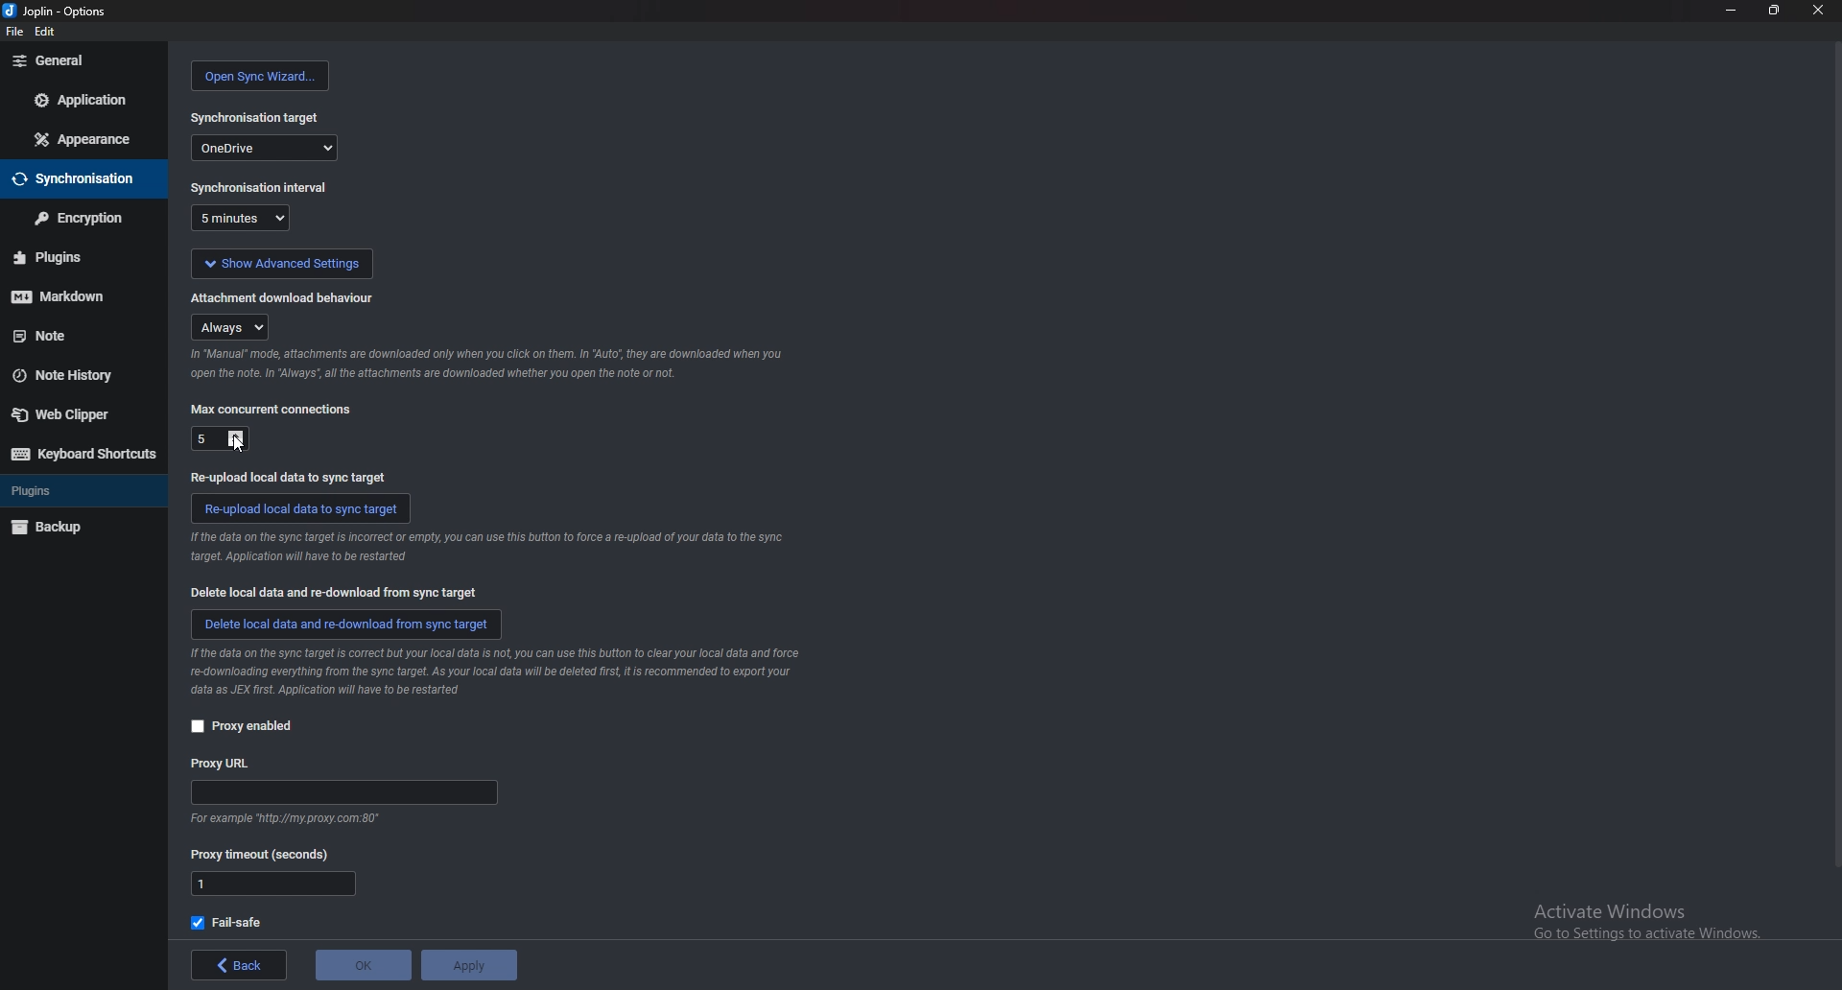 The width and height of the screenshot is (1842, 990). Describe the element at coordinates (218, 439) in the screenshot. I see `5` at that location.